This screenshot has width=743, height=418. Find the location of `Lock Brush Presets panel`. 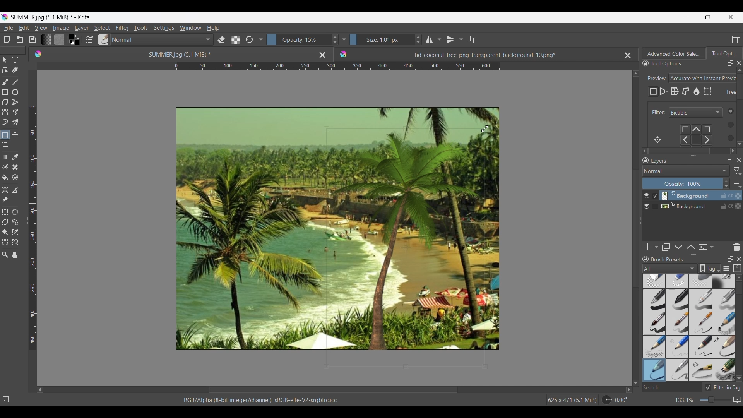

Lock Brush Presets panel is located at coordinates (646, 259).